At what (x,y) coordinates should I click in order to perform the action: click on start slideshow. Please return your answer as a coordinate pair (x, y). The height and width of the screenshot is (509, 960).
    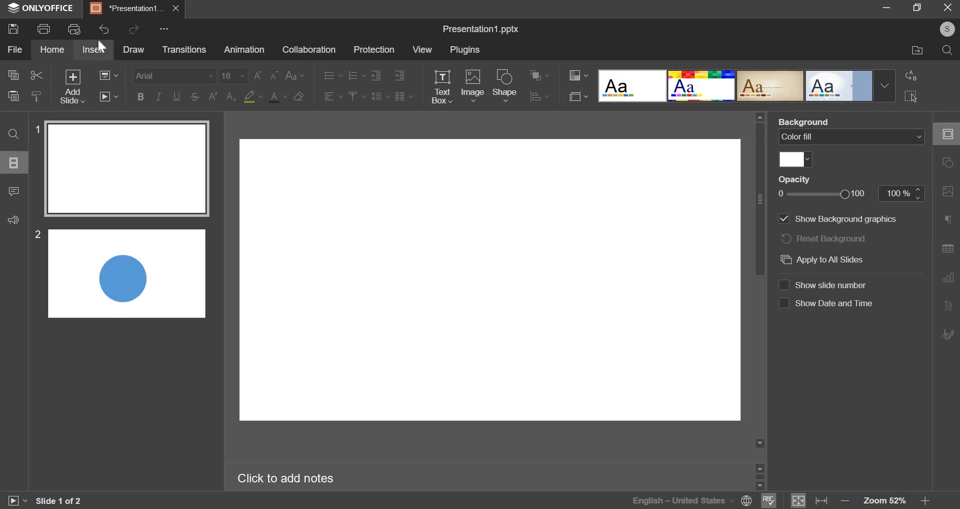
    Looking at the image, I should click on (18, 501).